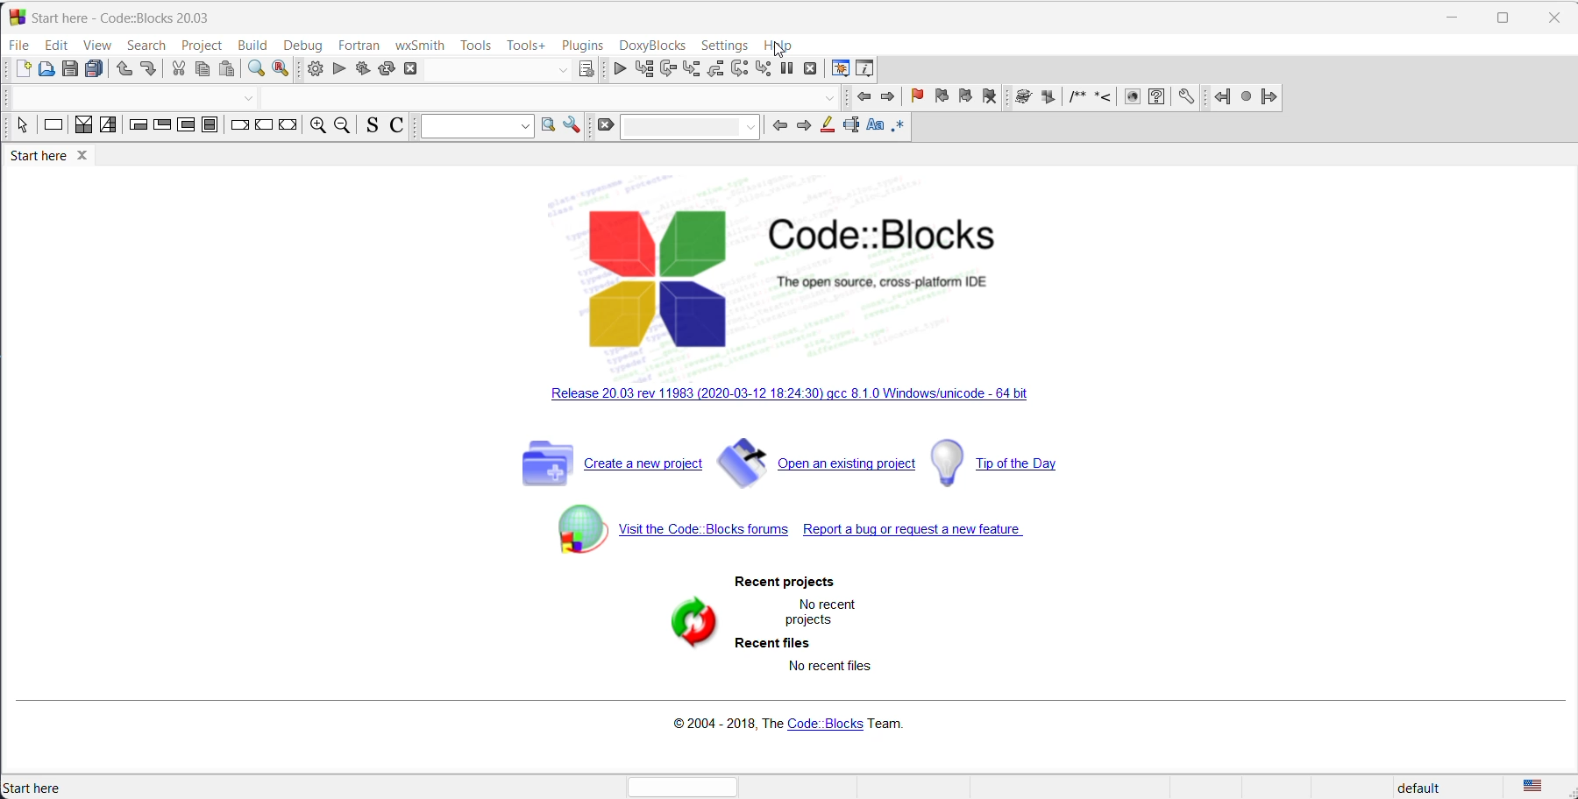  What do you see at coordinates (590, 70) in the screenshot?
I see `target dialog` at bounding box center [590, 70].